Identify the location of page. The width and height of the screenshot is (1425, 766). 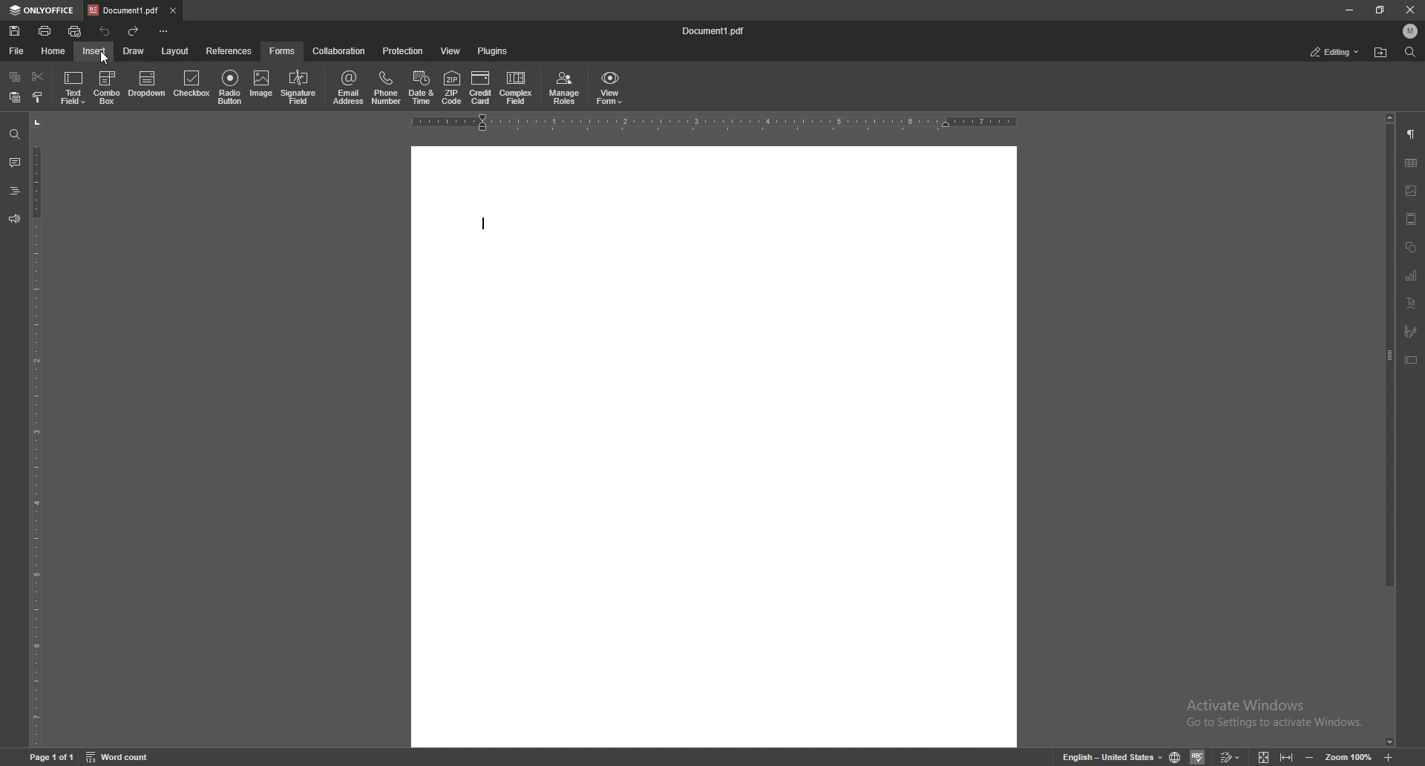
(53, 758).